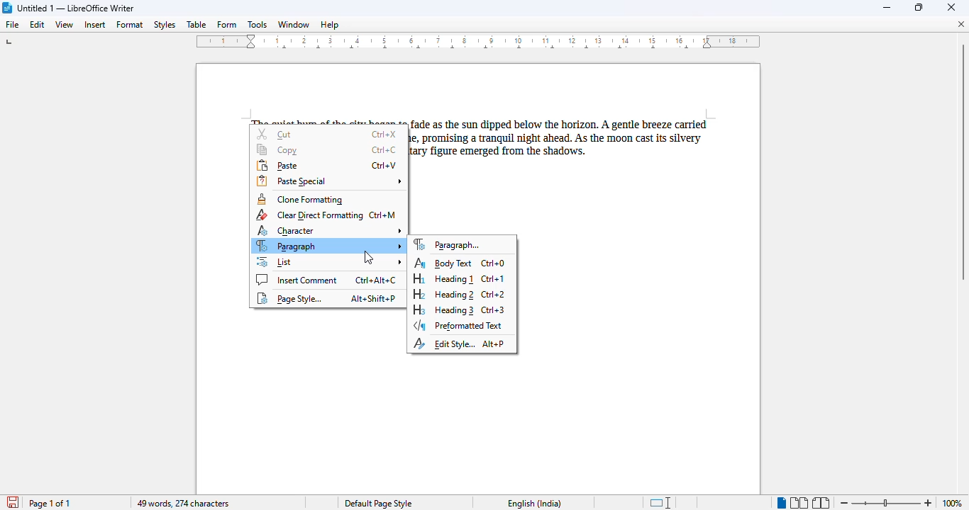  Describe the element at coordinates (326, 298) in the screenshot. I see `page style` at that location.